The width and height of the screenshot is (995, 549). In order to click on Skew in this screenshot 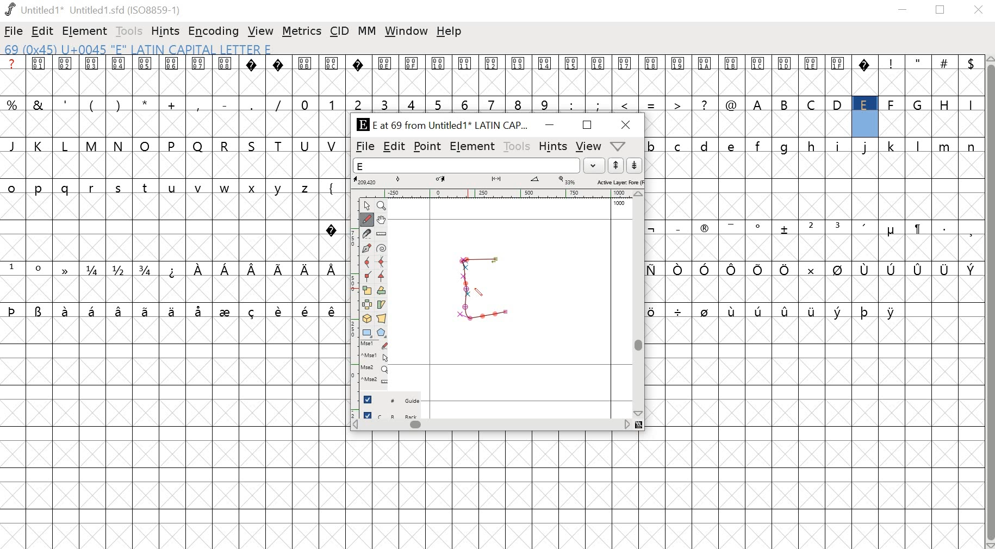, I will do `click(383, 304)`.